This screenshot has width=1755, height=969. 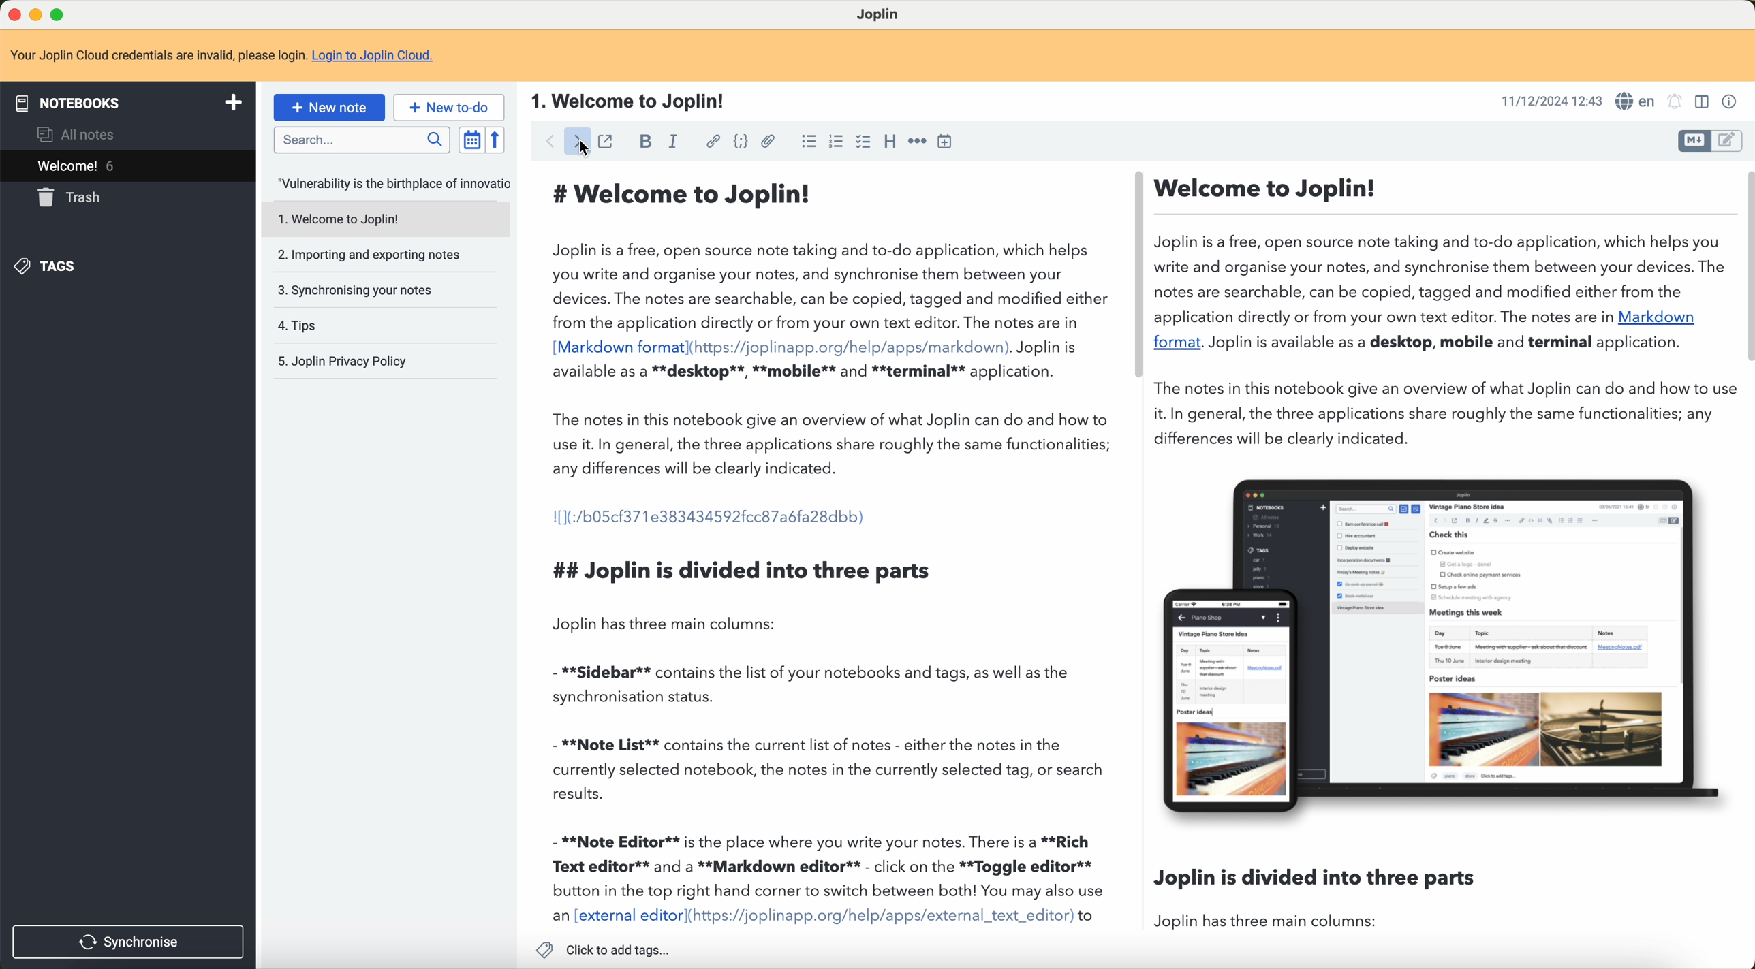 What do you see at coordinates (1264, 185) in the screenshot?
I see `Welcome to Joplin!` at bounding box center [1264, 185].